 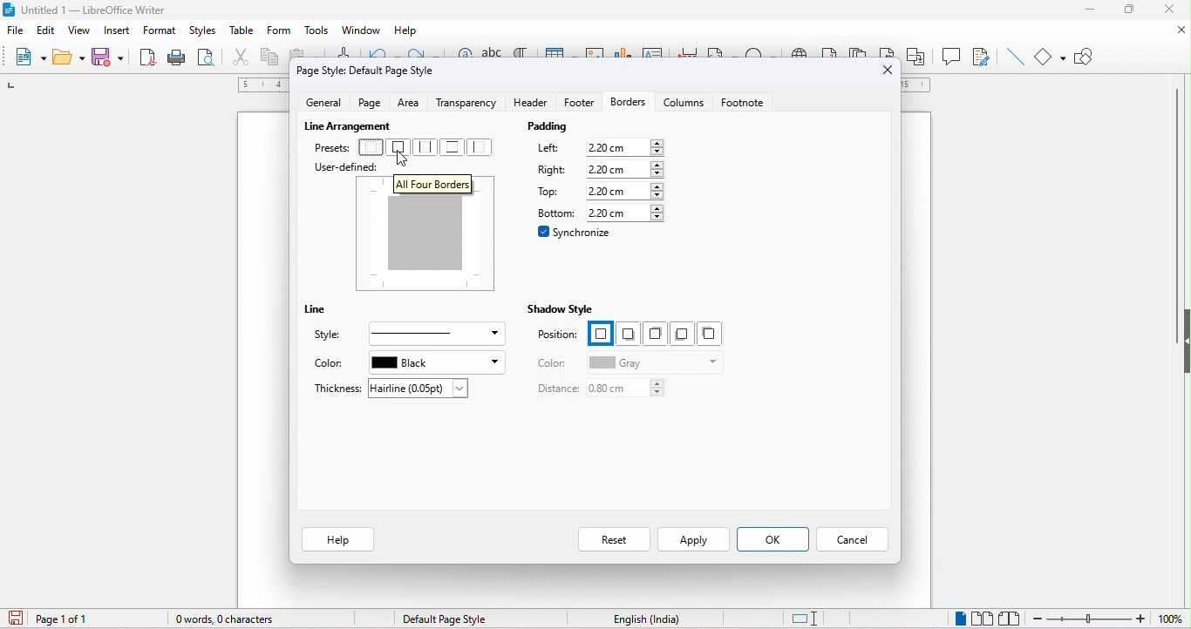 What do you see at coordinates (405, 30) in the screenshot?
I see `help` at bounding box center [405, 30].